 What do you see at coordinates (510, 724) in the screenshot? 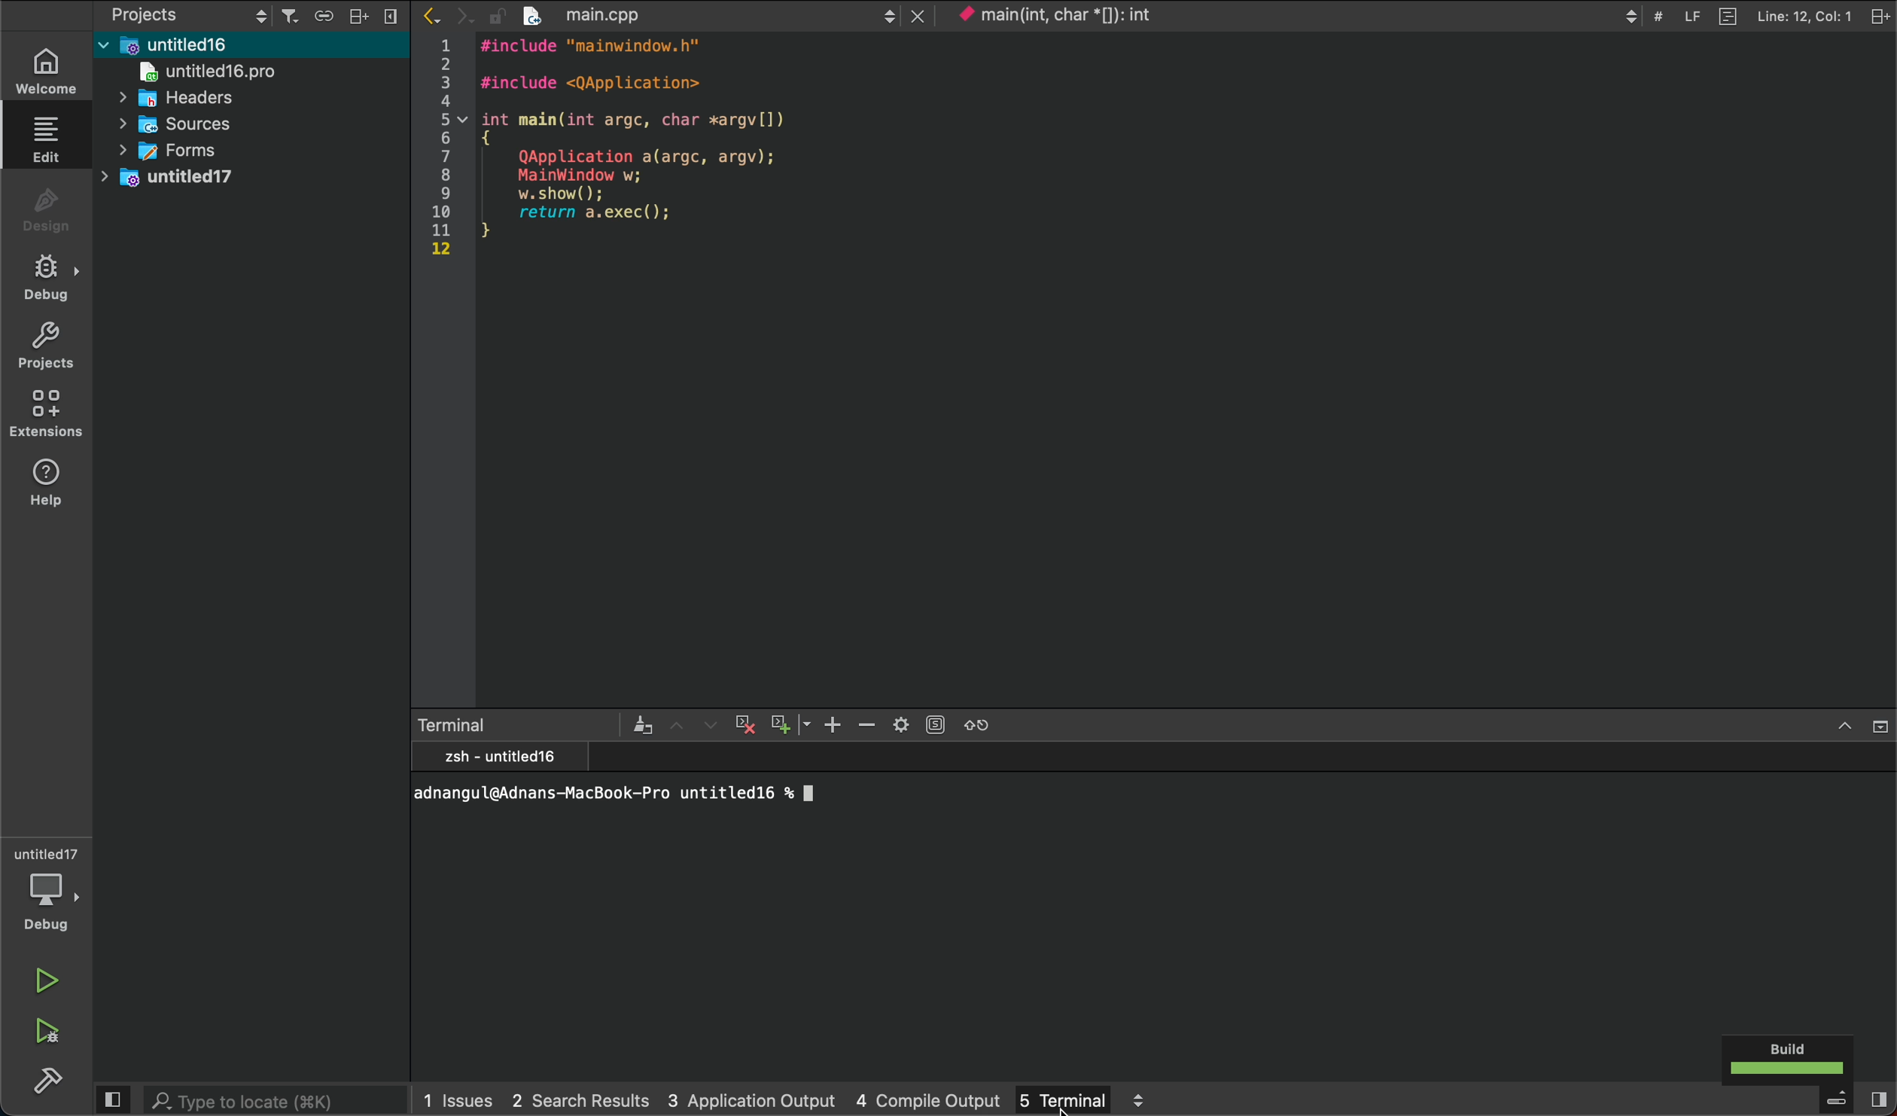
I see `terminal` at bounding box center [510, 724].